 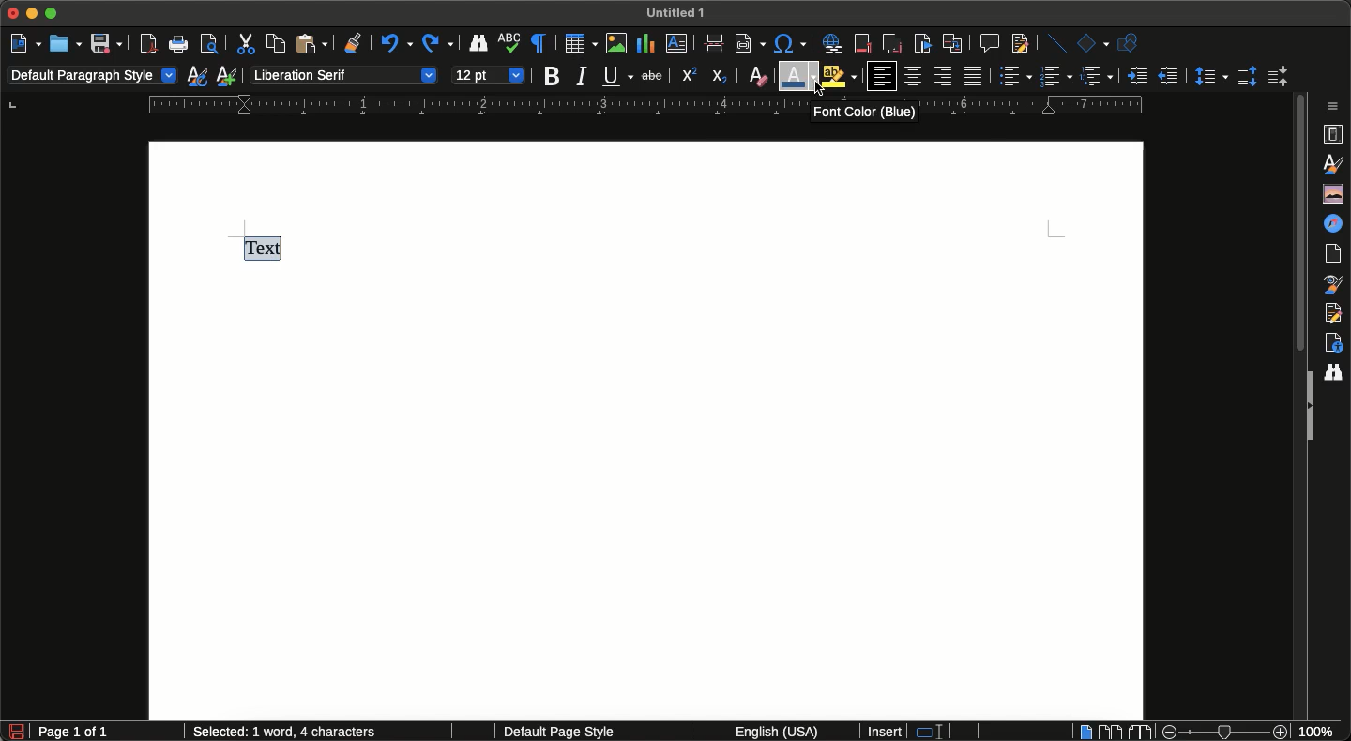 I want to click on Zoom bar, so click(x=1223, y=732).